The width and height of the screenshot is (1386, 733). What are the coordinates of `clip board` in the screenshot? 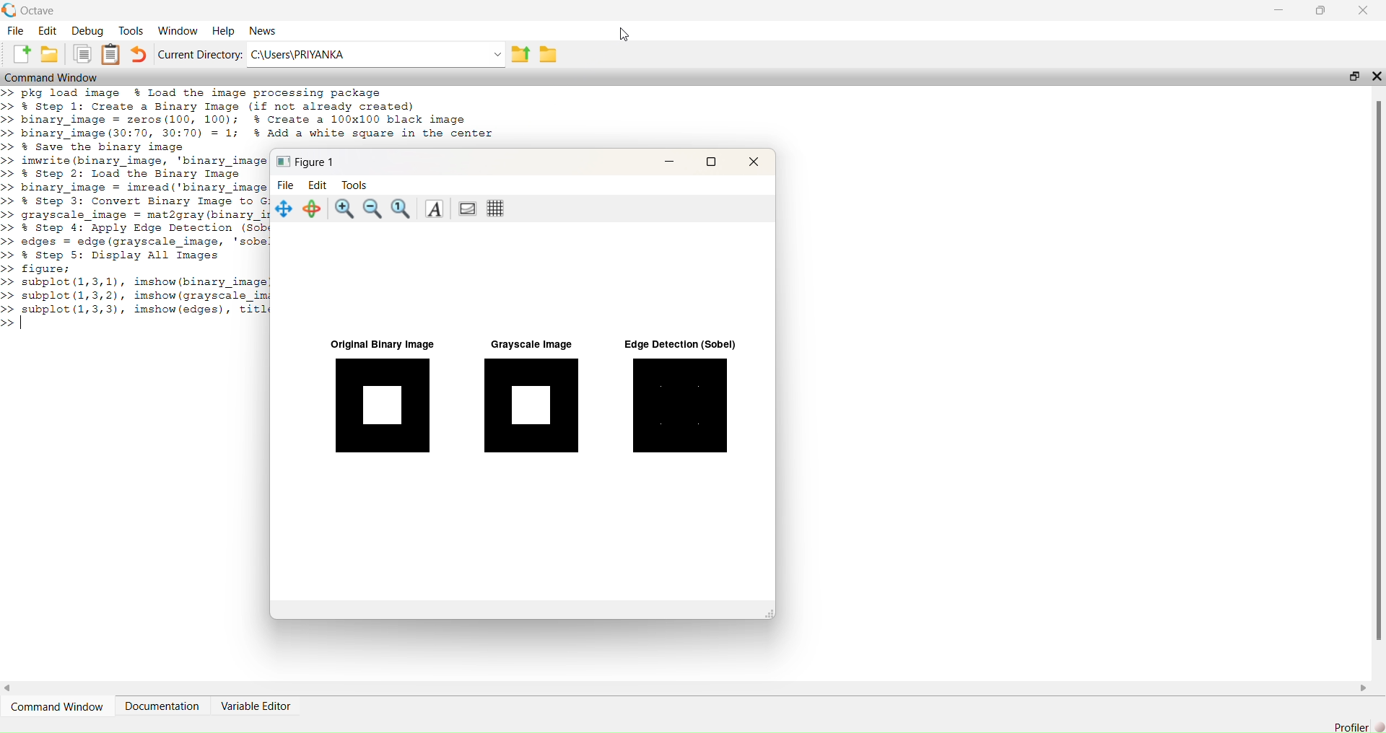 It's located at (111, 54).